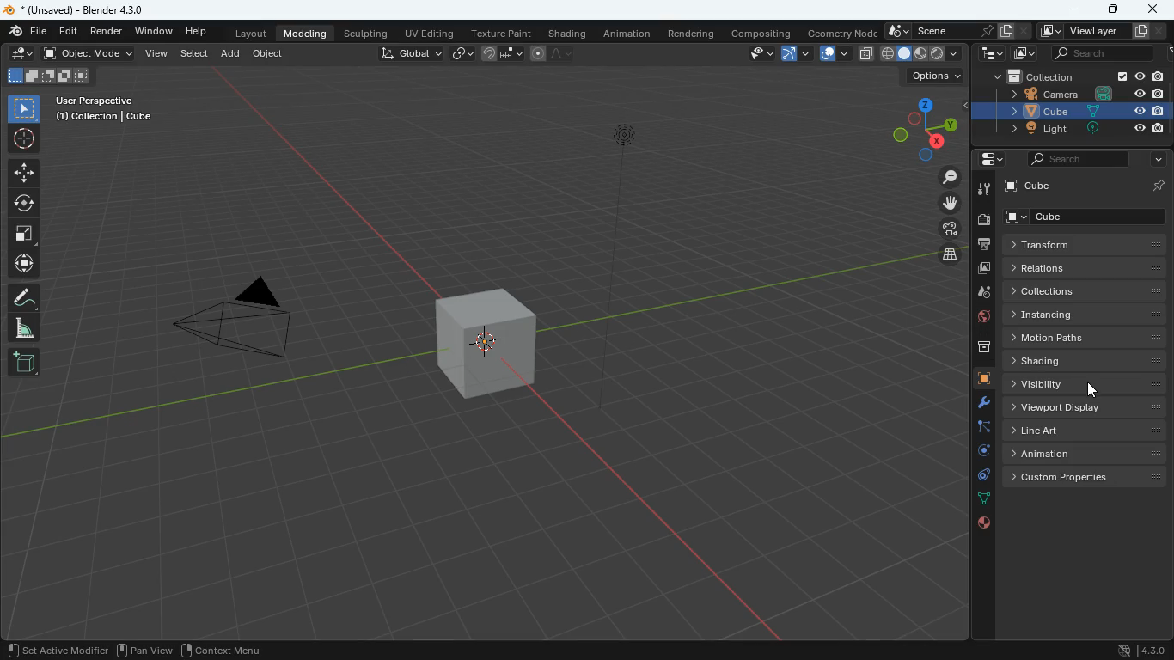  What do you see at coordinates (1090, 268) in the screenshot?
I see `relations` at bounding box center [1090, 268].